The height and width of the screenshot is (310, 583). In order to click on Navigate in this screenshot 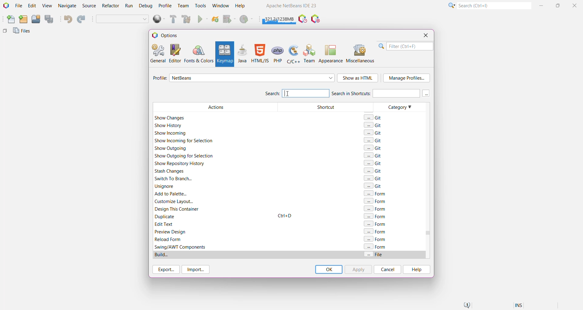, I will do `click(67, 6)`.